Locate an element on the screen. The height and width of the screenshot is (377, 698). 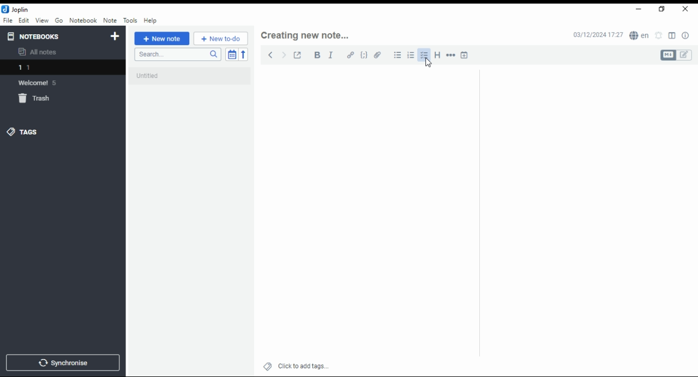
attach file is located at coordinates (377, 56).